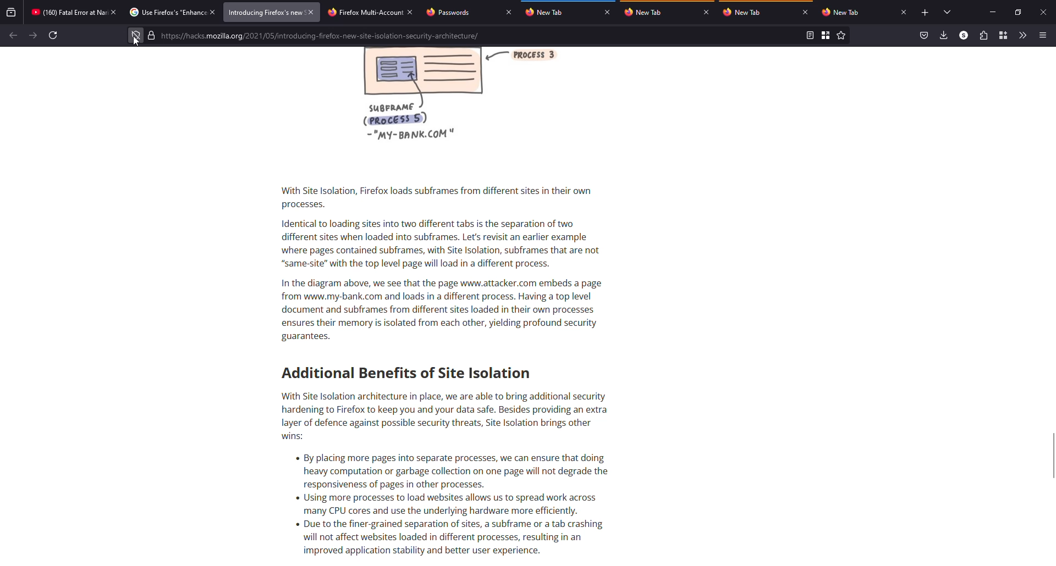 The height and width of the screenshot is (566, 1056). What do you see at coordinates (994, 12) in the screenshot?
I see `minimize` at bounding box center [994, 12].